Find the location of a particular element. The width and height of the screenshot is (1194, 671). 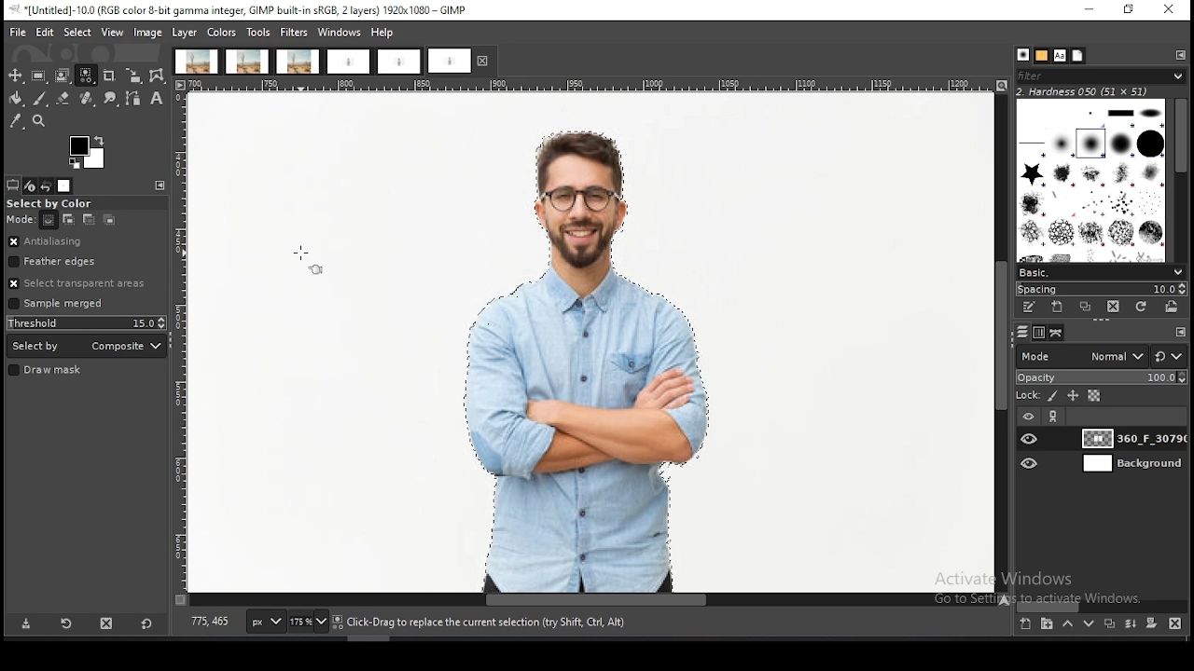

project tab is located at coordinates (399, 62).